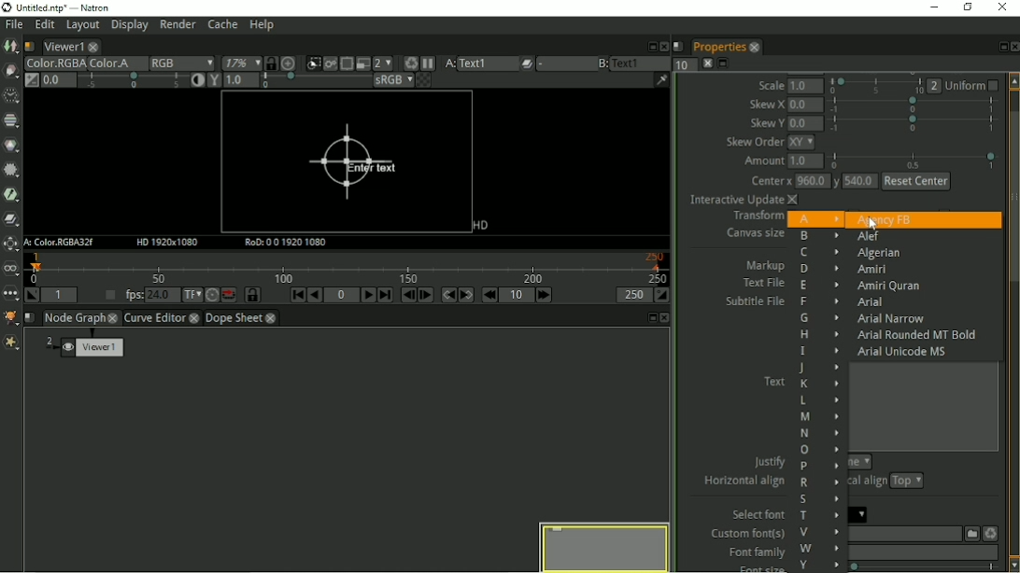  Describe the element at coordinates (1013, 47) in the screenshot. I see `Close` at that location.